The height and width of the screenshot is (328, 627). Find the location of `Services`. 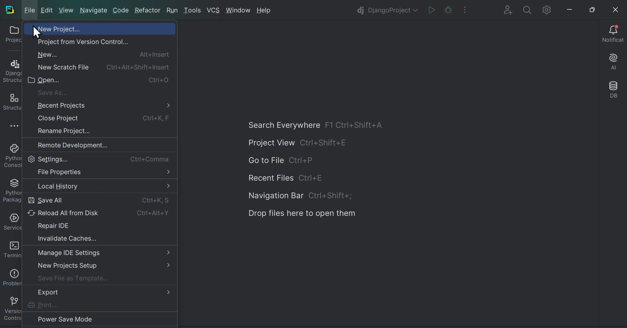

Services is located at coordinates (12, 220).